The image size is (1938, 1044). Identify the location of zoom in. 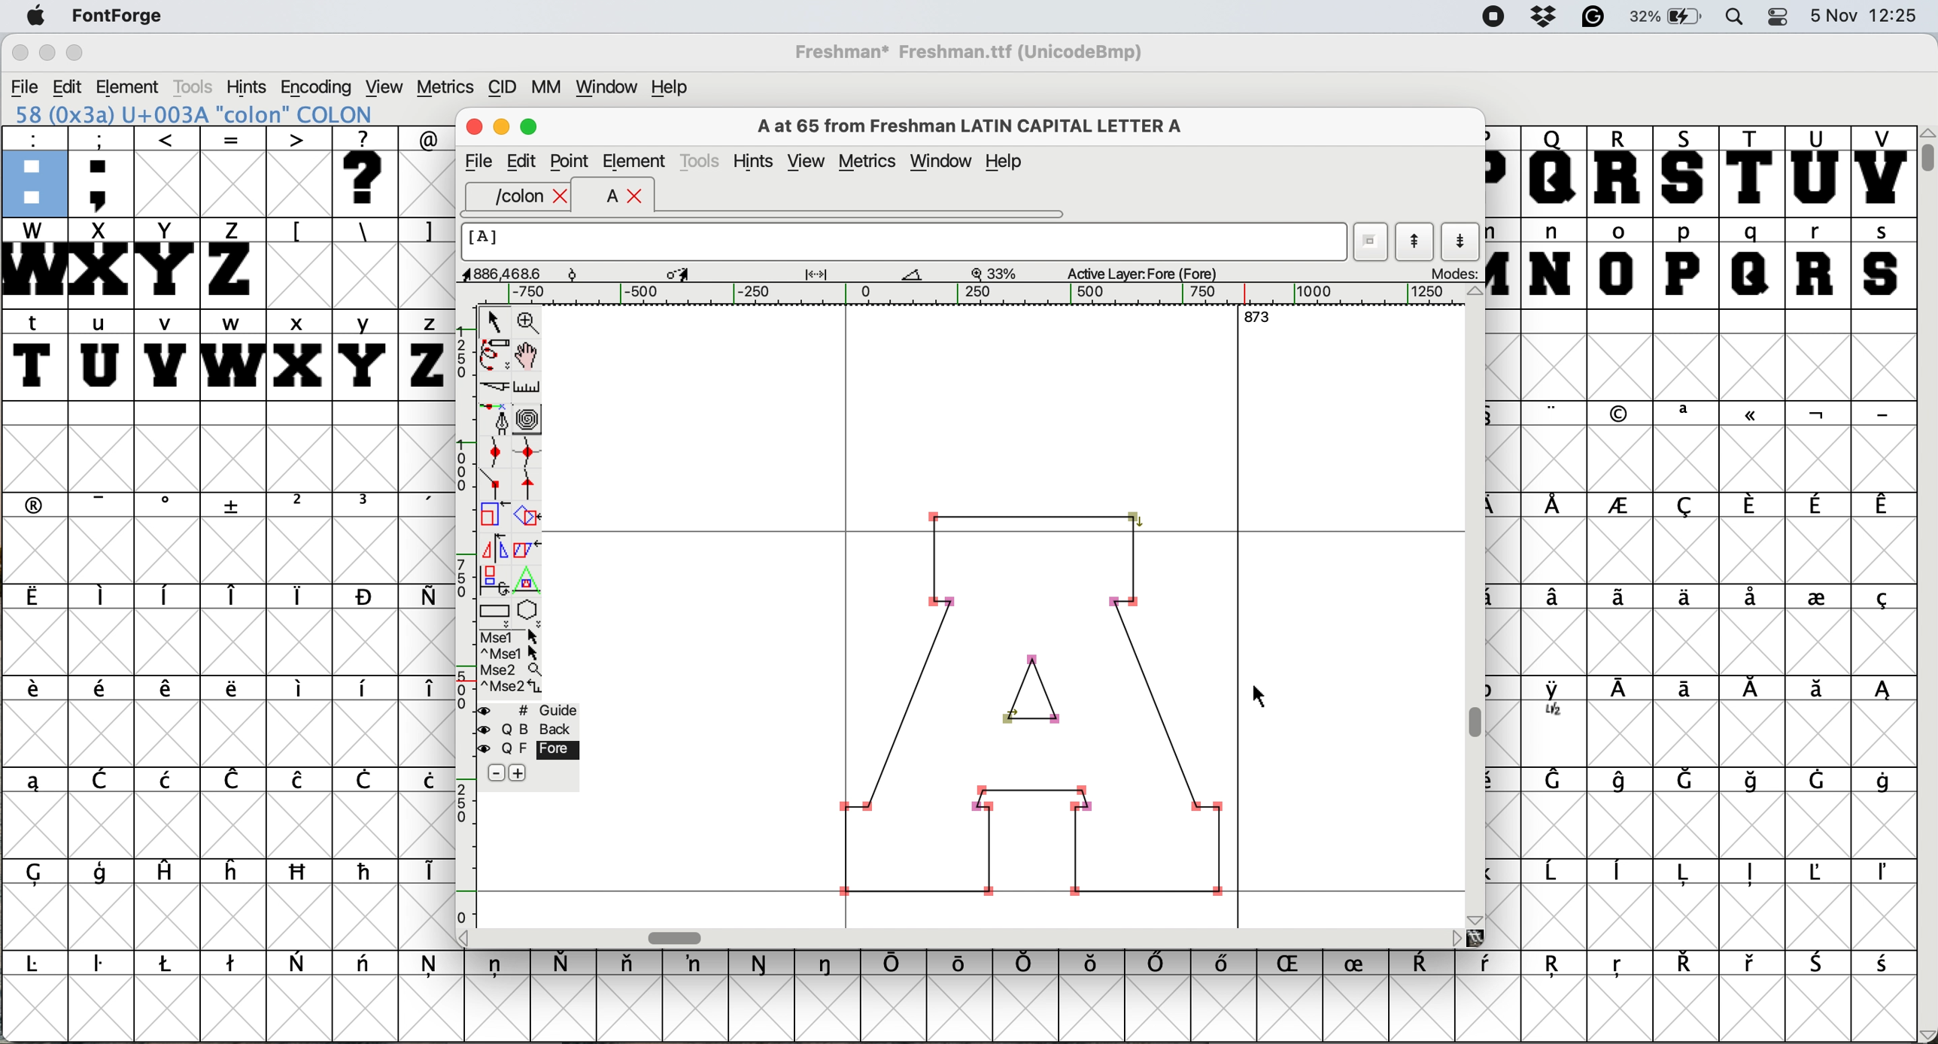
(528, 319).